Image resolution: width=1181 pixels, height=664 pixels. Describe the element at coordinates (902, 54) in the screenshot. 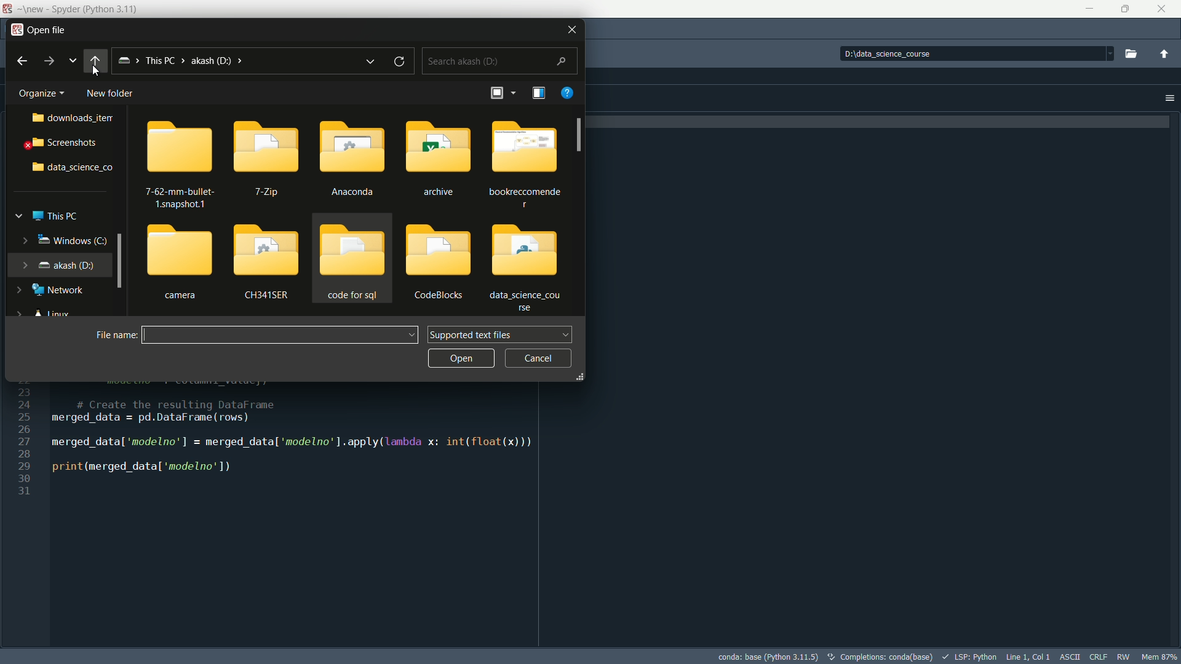

I see `D:\data_science_course` at that location.